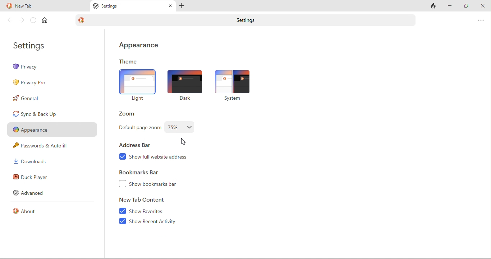  I want to click on general, so click(37, 99).